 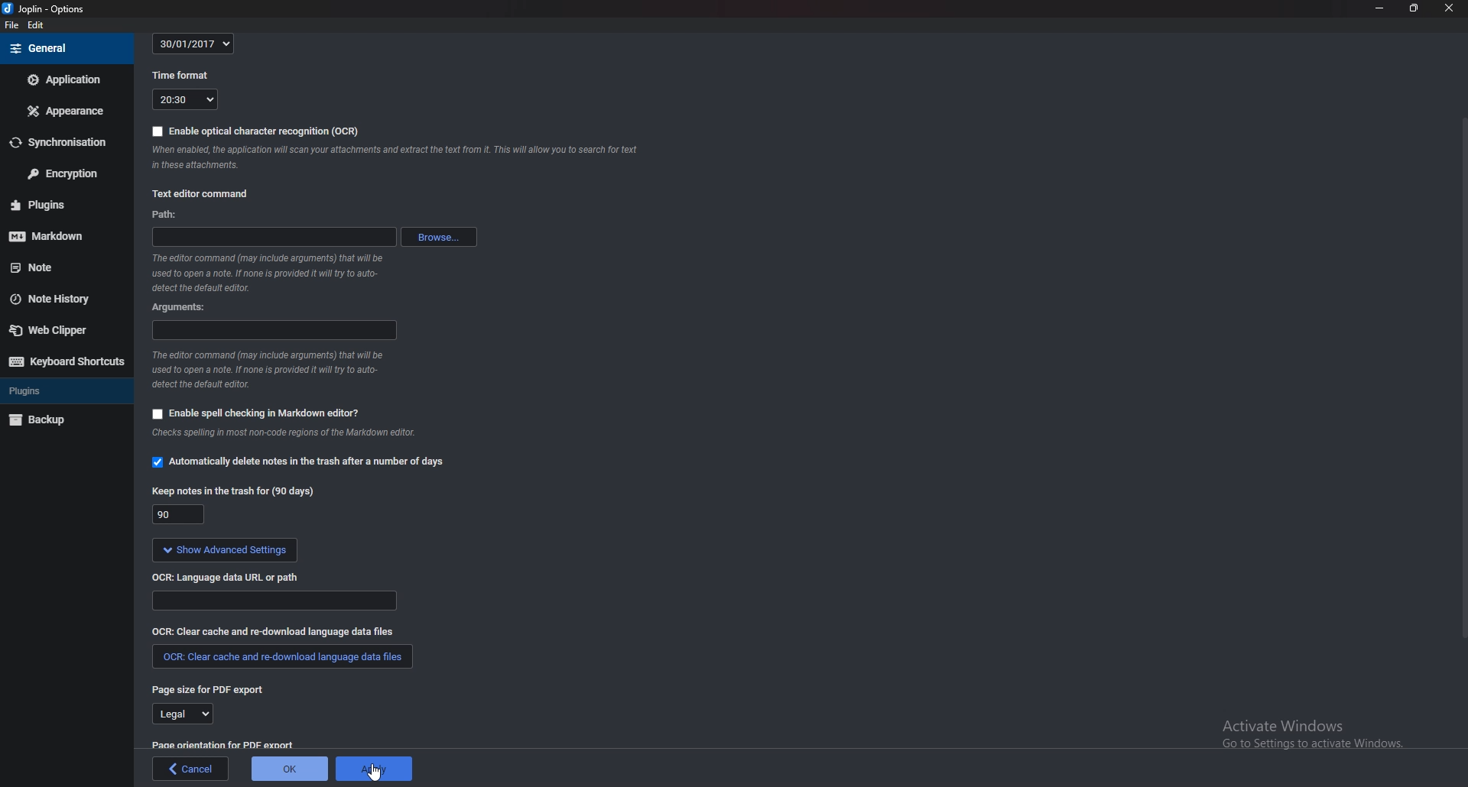 What do you see at coordinates (1380, 8) in the screenshot?
I see `Minimize` at bounding box center [1380, 8].